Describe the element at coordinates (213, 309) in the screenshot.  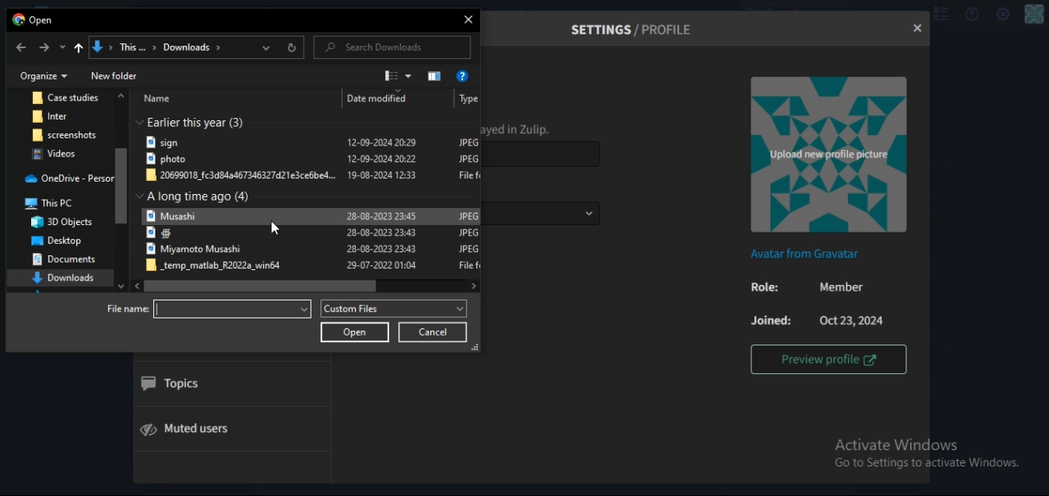
I see `filename` at that location.